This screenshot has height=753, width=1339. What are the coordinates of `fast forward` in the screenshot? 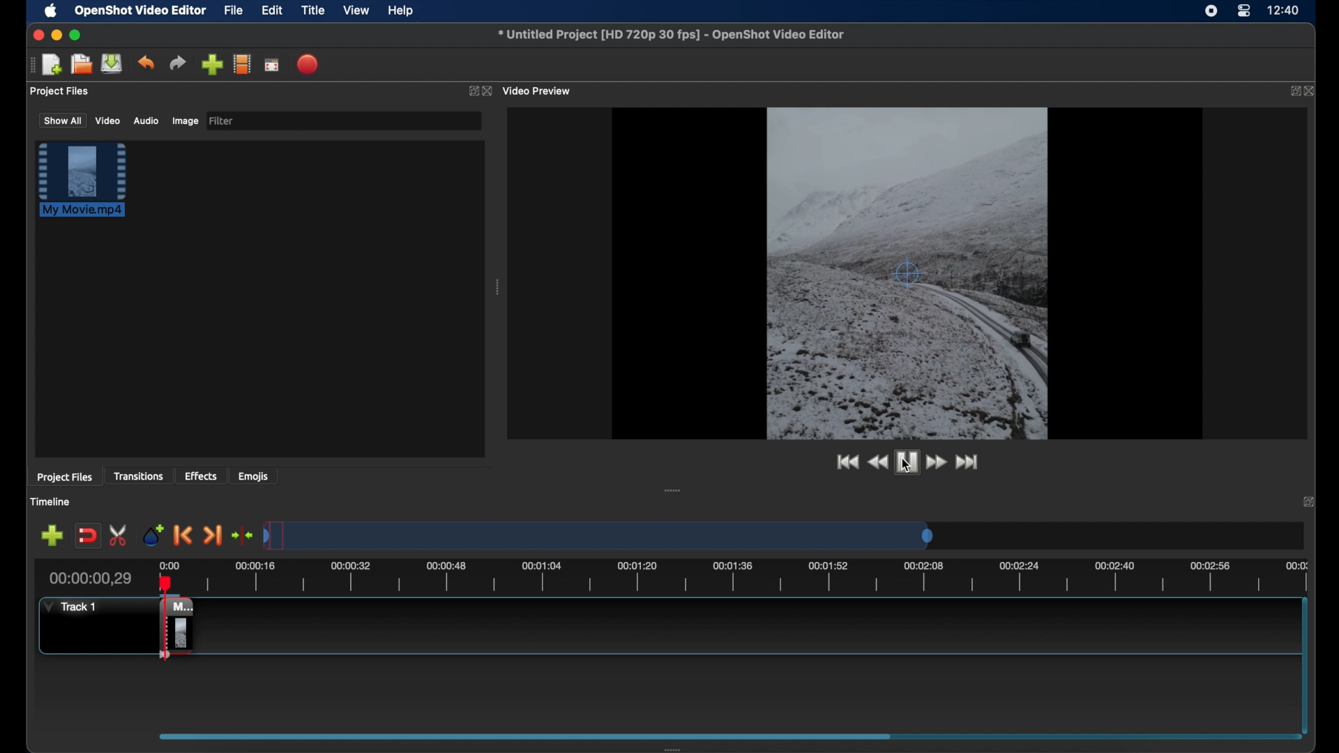 It's located at (937, 462).